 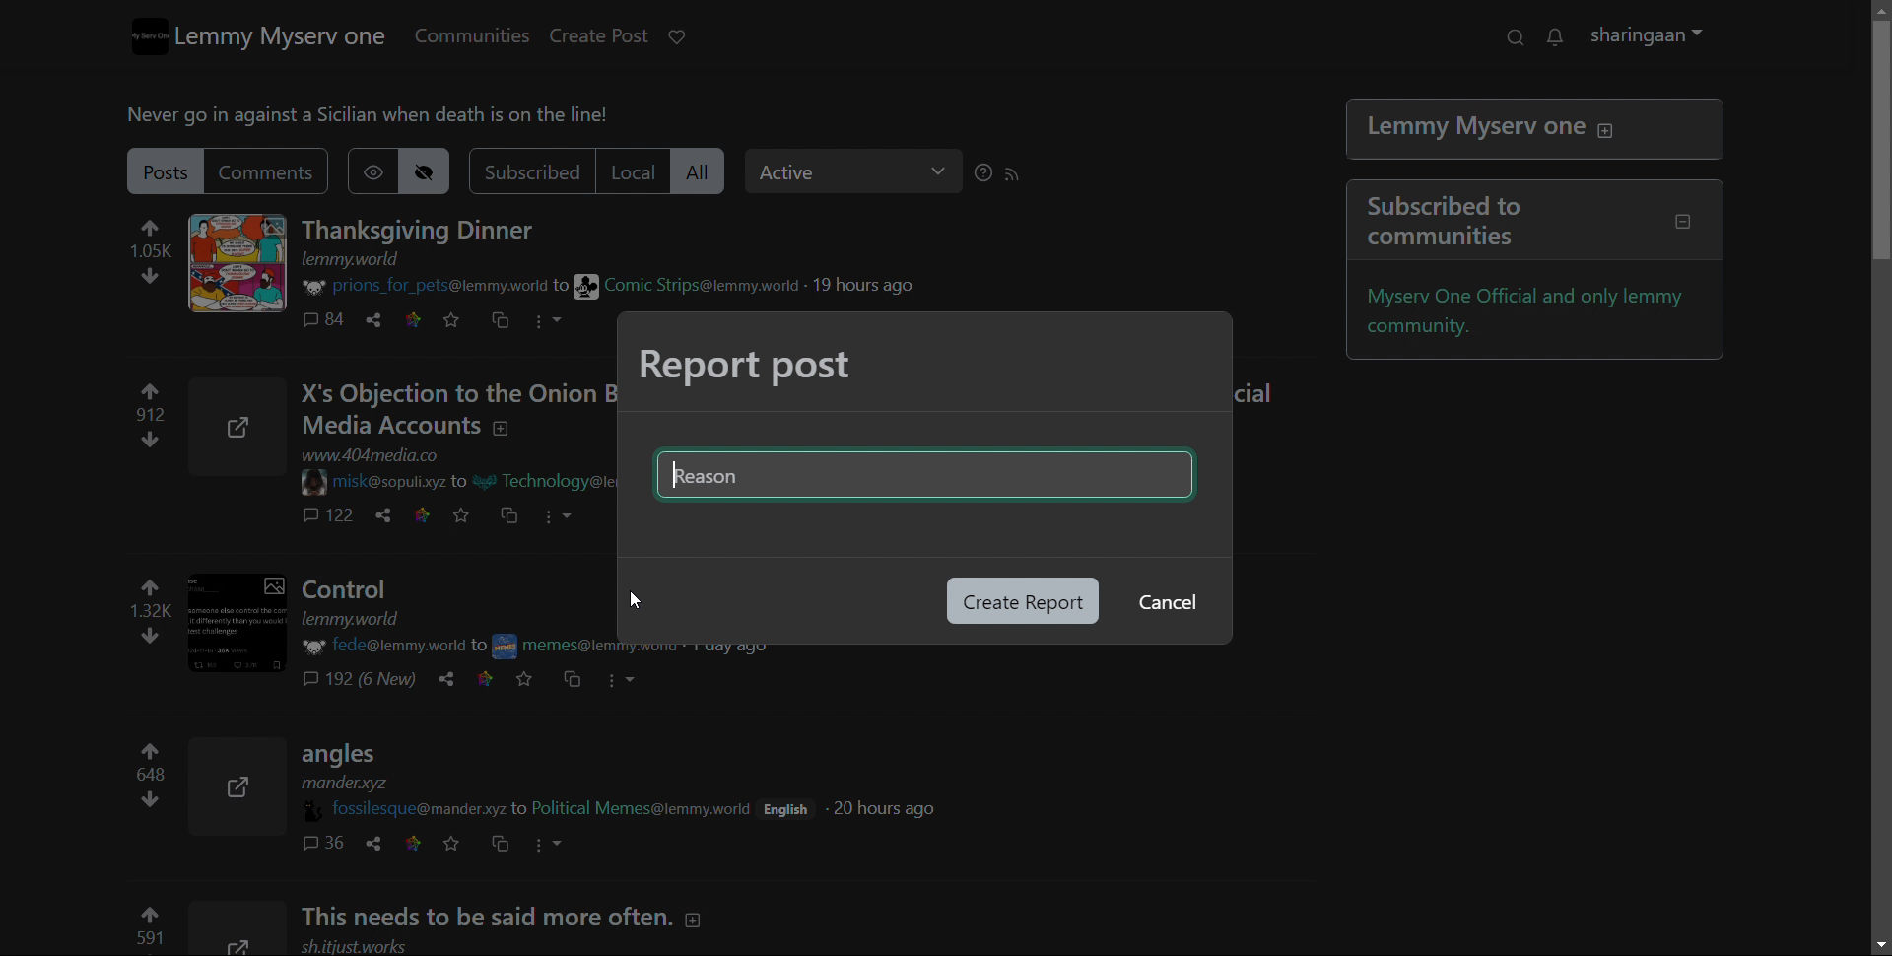 What do you see at coordinates (459, 411) in the screenshot?
I see `Post on "X's Objection to the Onion Buying InfoWars Is a Reminder You Do Not Own Your SocialMedia Accounts"` at bounding box center [459, 411].